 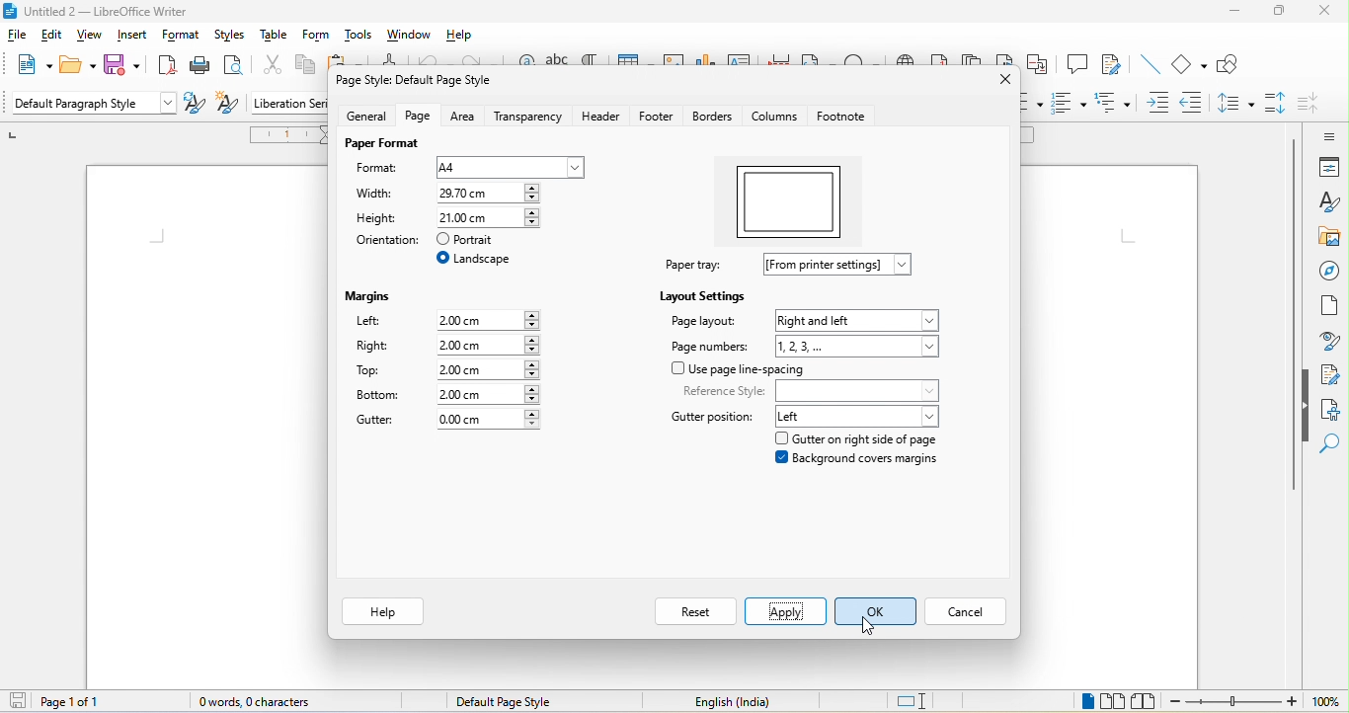 What do you see at coordinates (703, 294) in the screenshot?
I see `layout settings` at bounding box center [703, 294].